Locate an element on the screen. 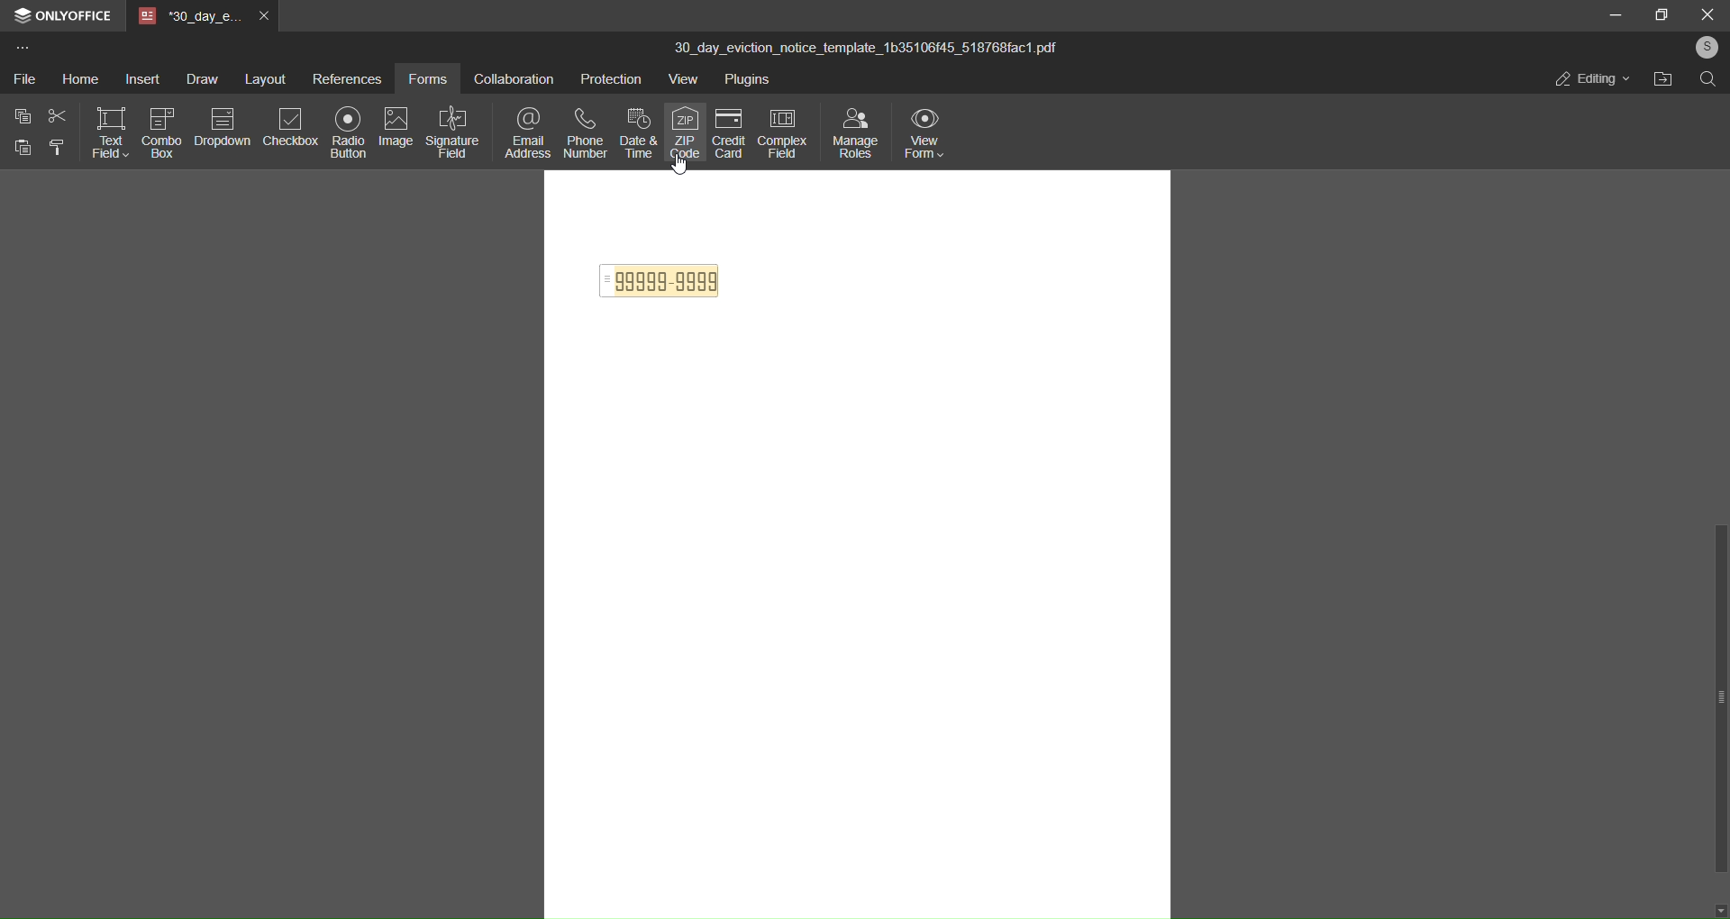 The width and height of the screenshot is (1730, 919). insert is located at coordinates (140, 80).